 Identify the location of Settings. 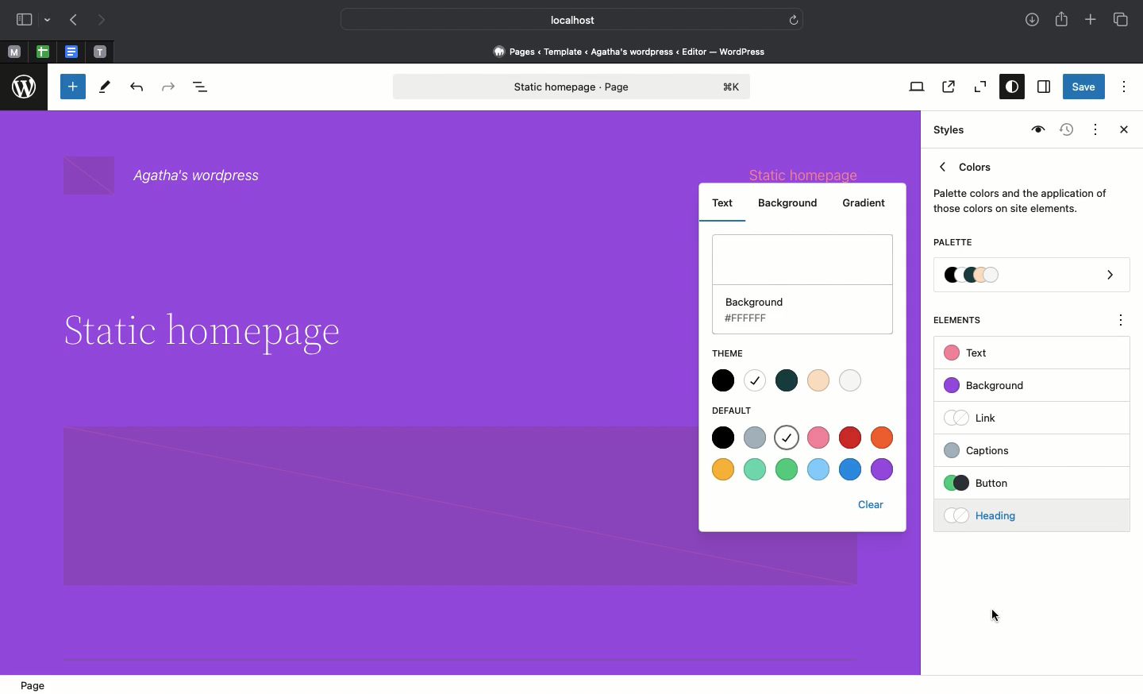
(1042, 87).